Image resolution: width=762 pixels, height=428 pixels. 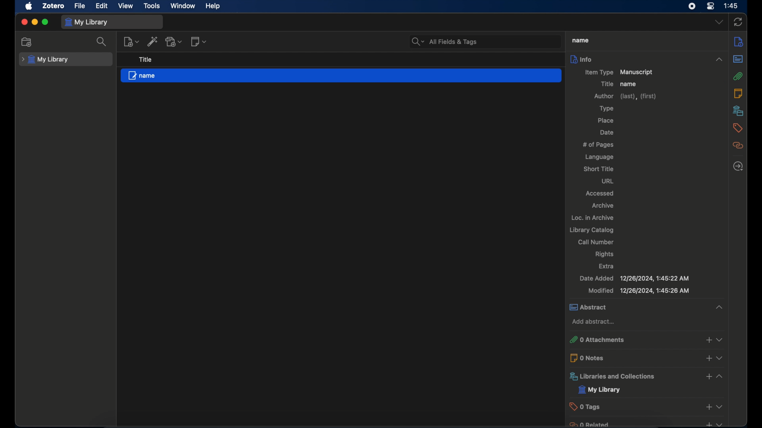 I want to click on 1:45, so click(x=731, y=6).